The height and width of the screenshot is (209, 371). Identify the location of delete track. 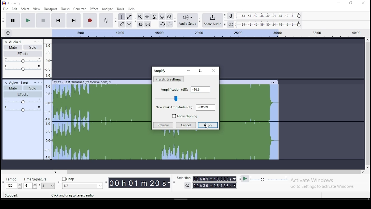
(5, 82).